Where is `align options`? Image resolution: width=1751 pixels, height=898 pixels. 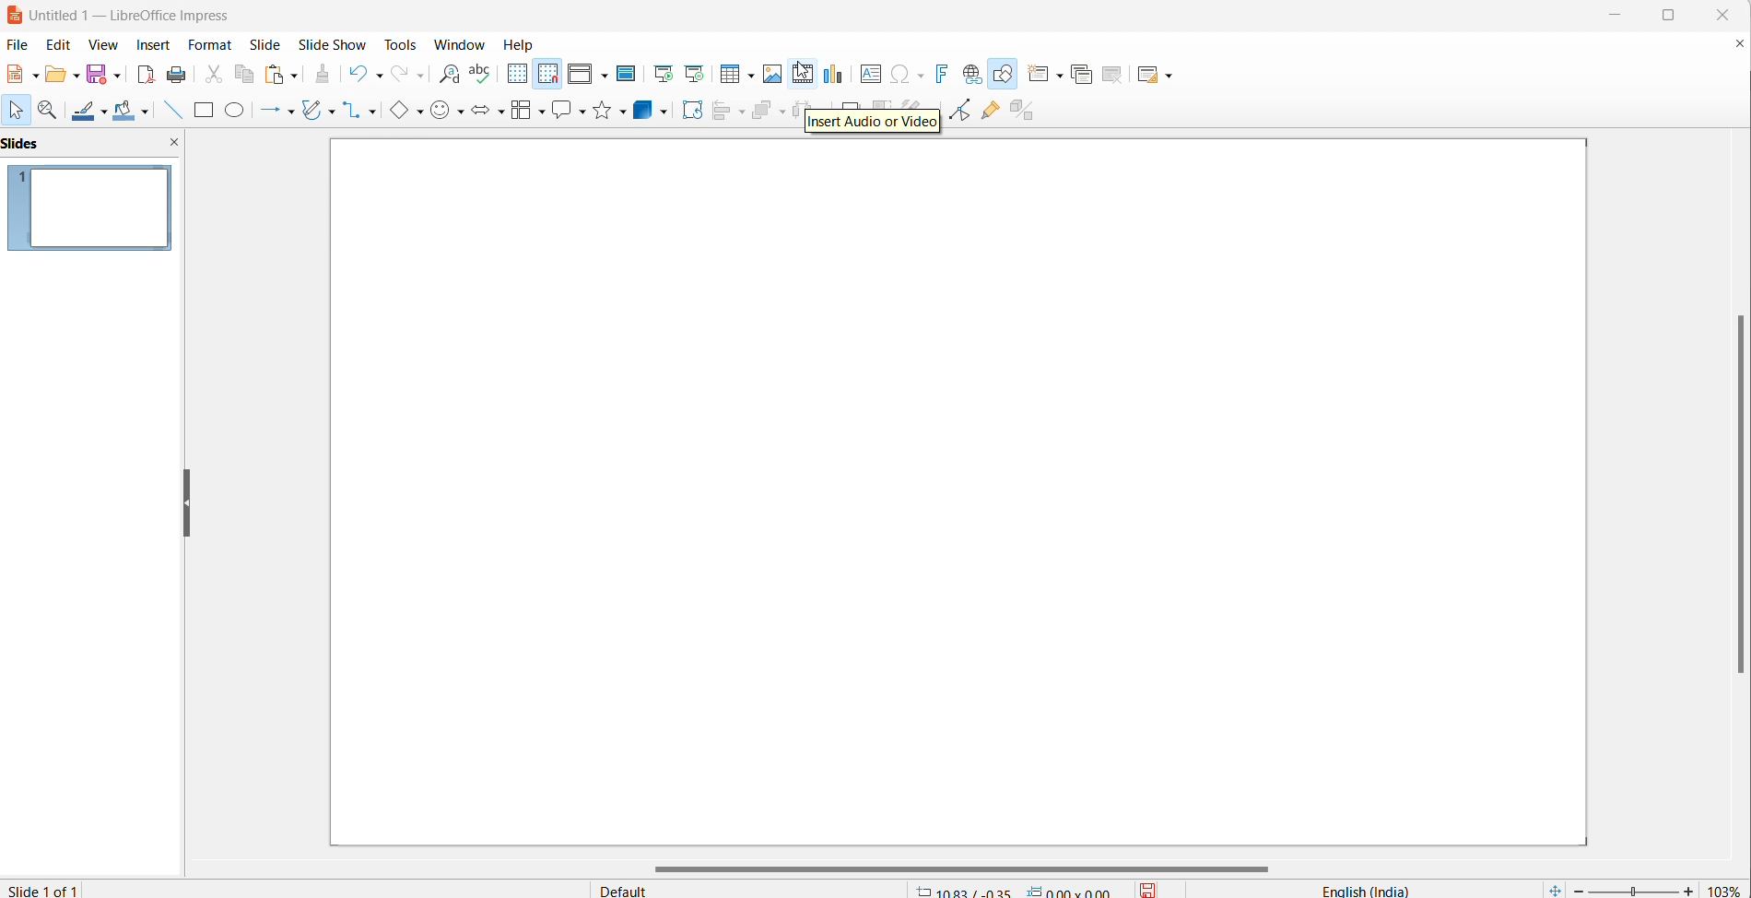
align options is located at coordinates (743, 113).